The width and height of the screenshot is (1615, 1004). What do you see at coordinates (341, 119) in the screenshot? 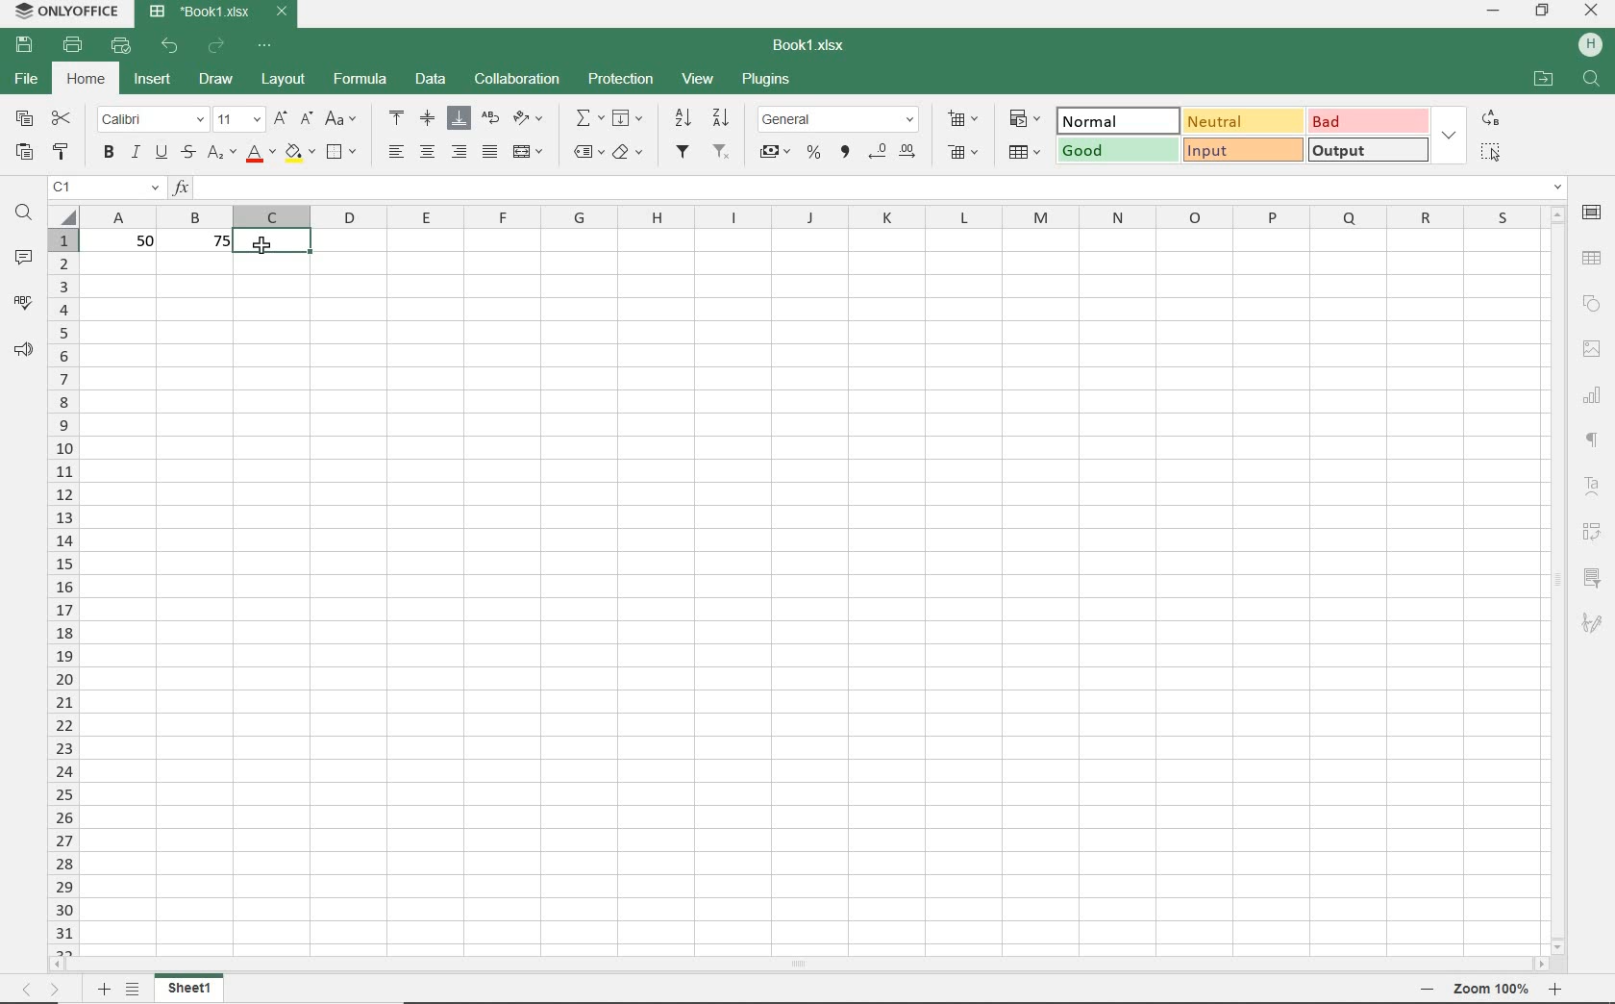
I see `change case` at bounding box center [341, 119].